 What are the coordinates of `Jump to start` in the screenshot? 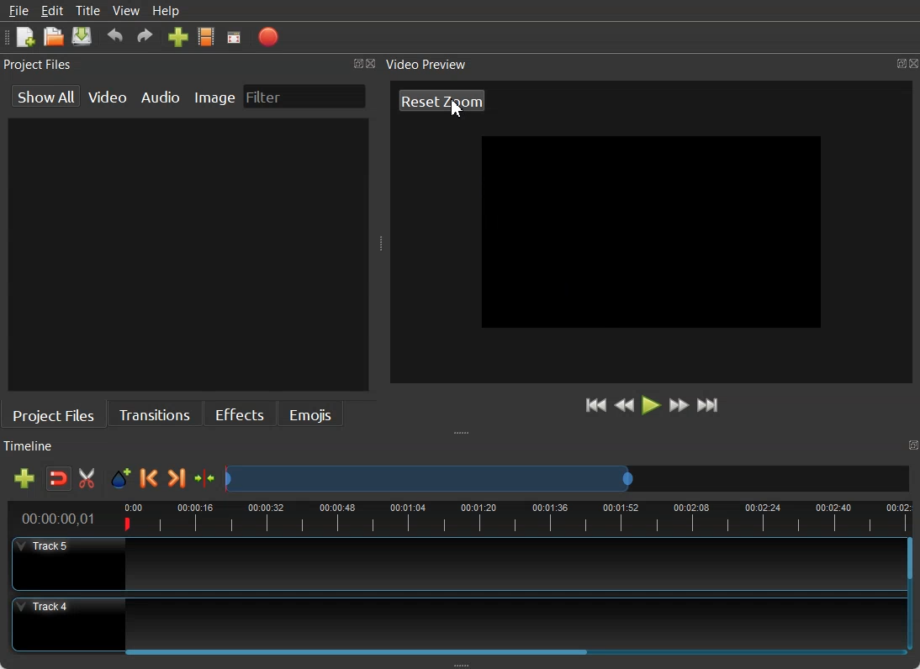 It's located at (595, 404).